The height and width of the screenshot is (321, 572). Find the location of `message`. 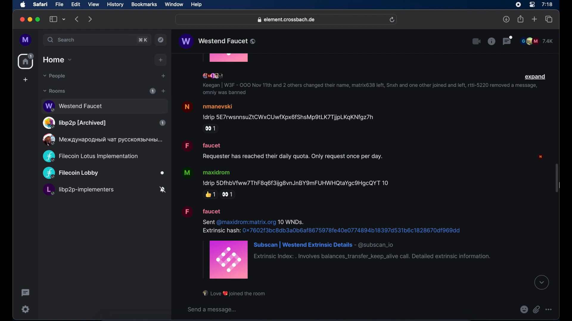

message is located at coordinates (287, 177).